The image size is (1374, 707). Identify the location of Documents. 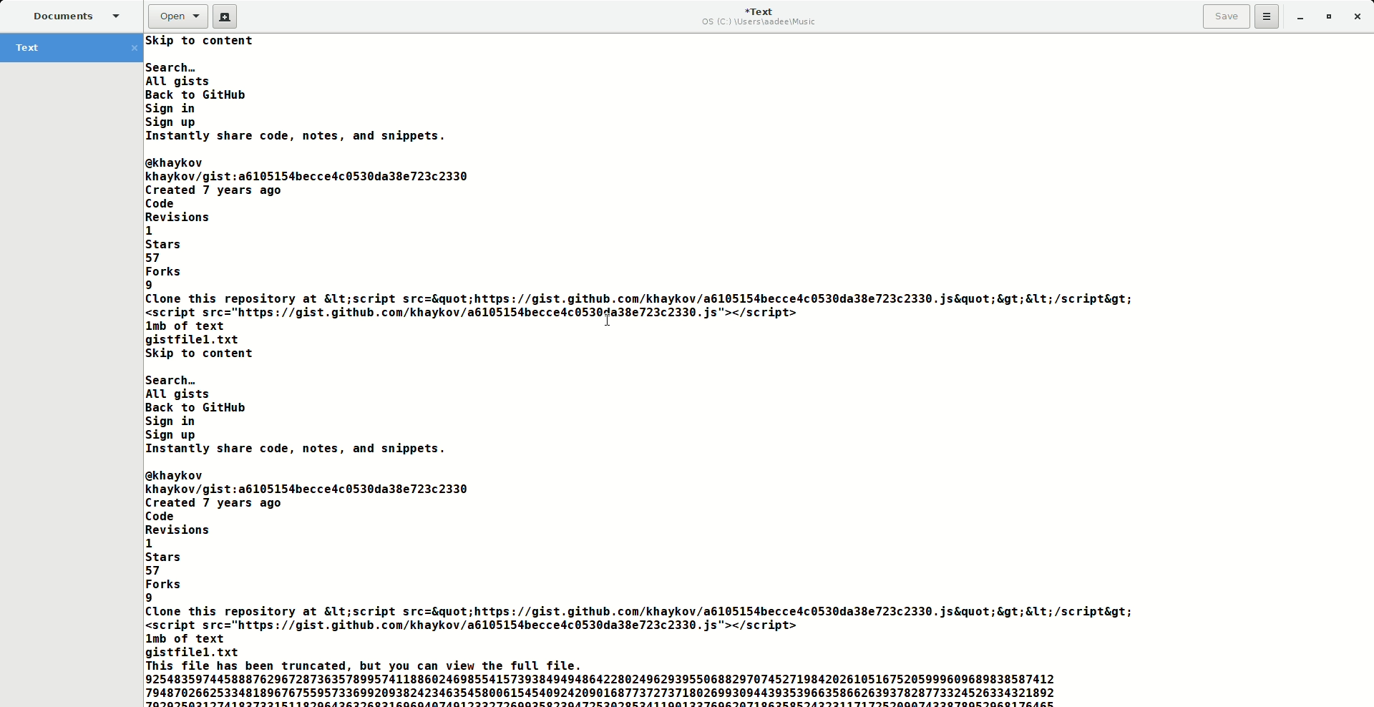
(76, 17).